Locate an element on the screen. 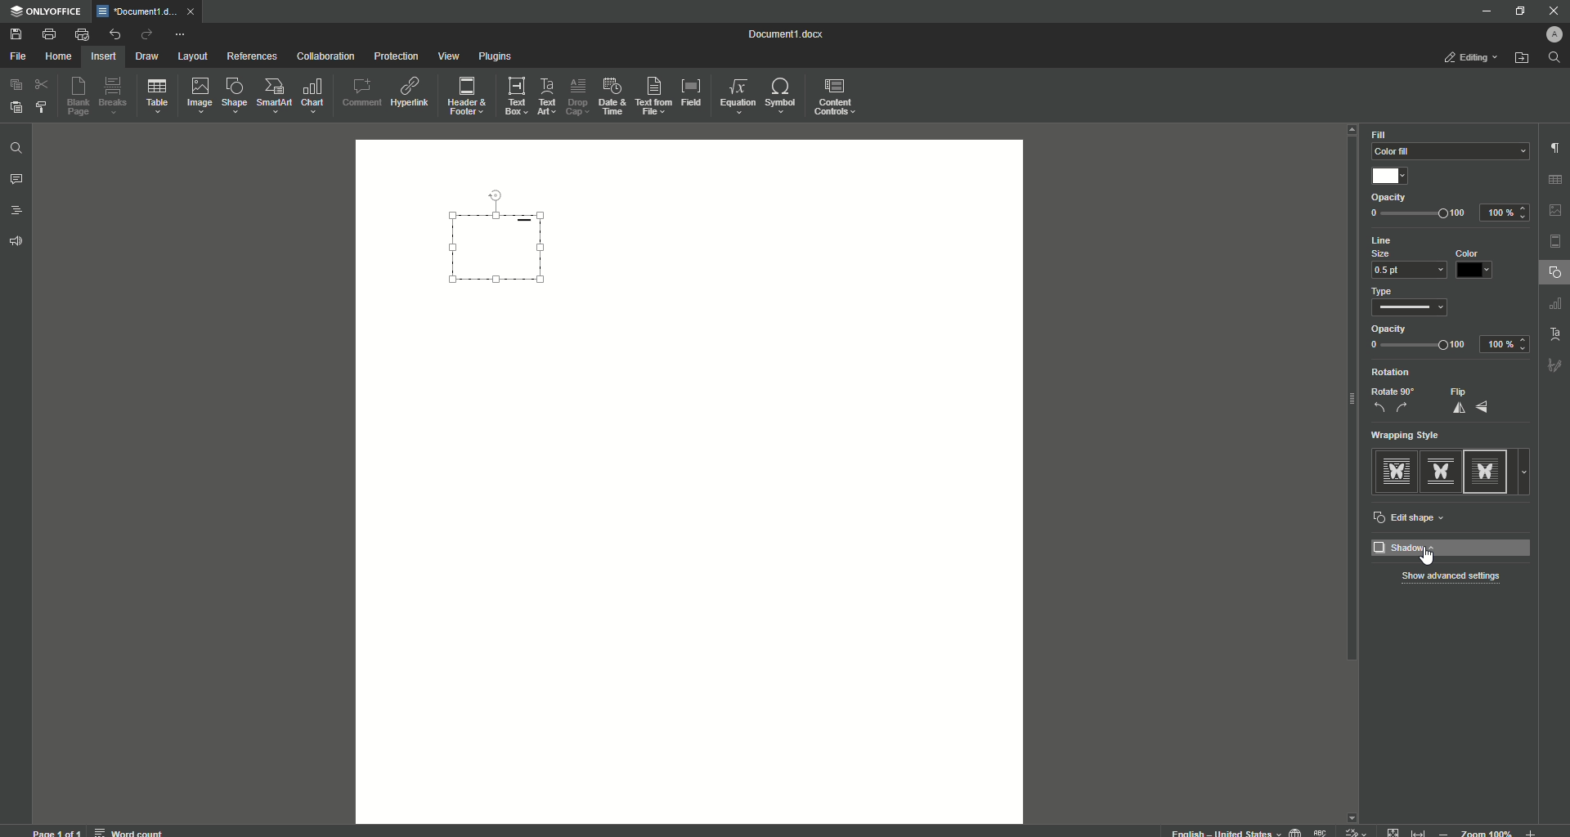 Image resolution: width=1570 pixels, height=837 pixels. White Box is located at coordinates (1392, 176).